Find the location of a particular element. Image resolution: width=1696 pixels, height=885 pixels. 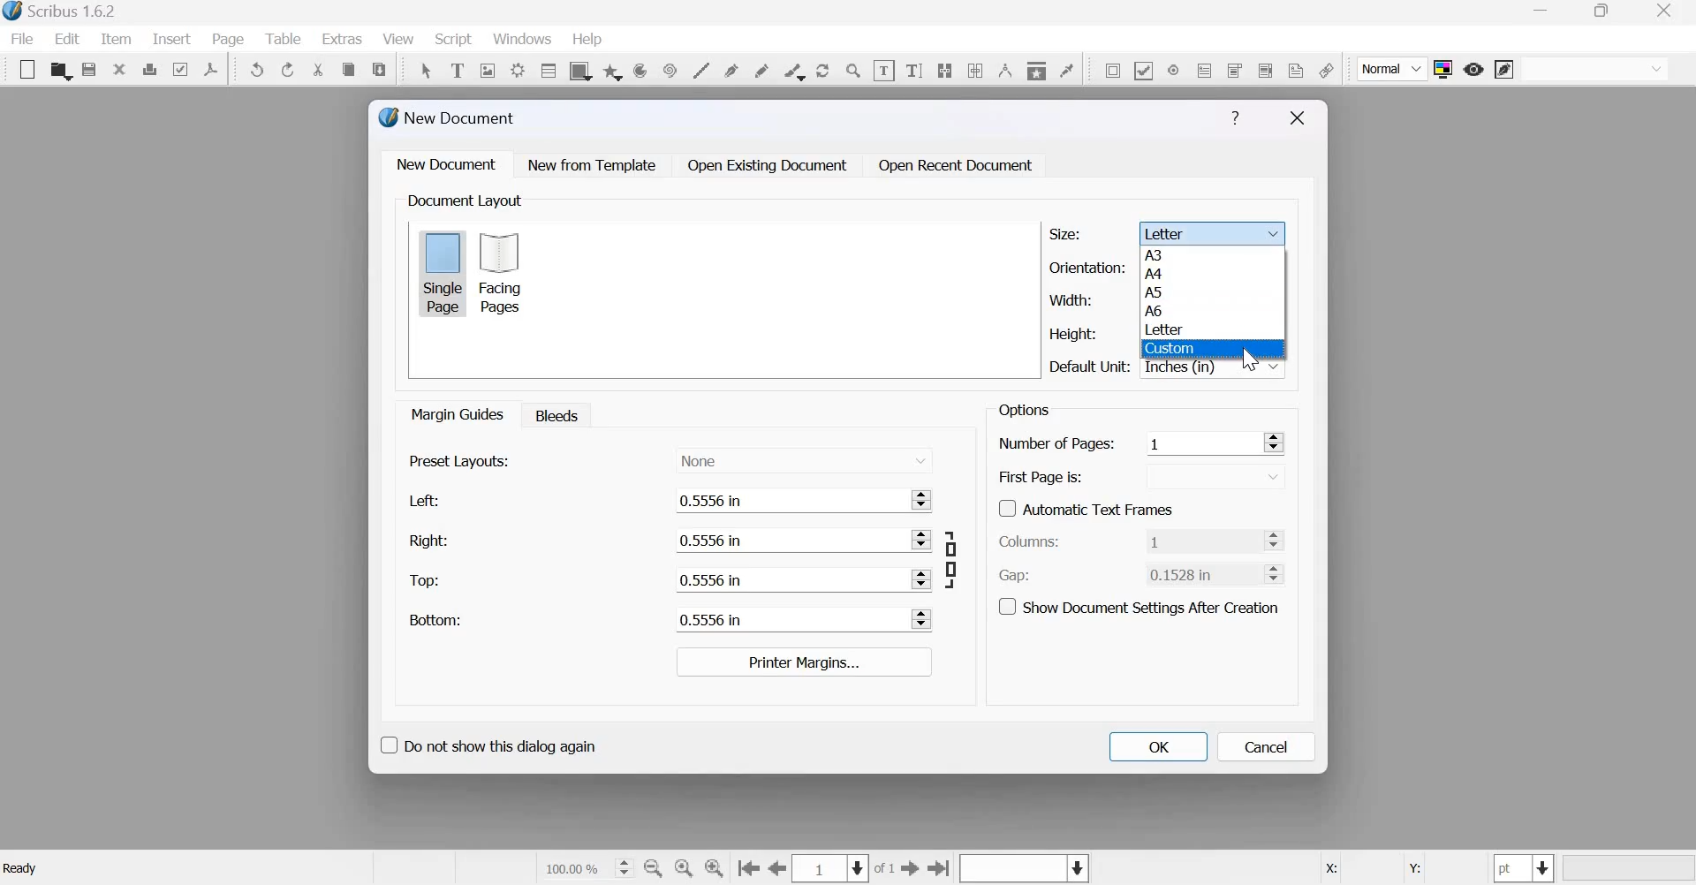

Select the current page is located at coordinates (832, 868).